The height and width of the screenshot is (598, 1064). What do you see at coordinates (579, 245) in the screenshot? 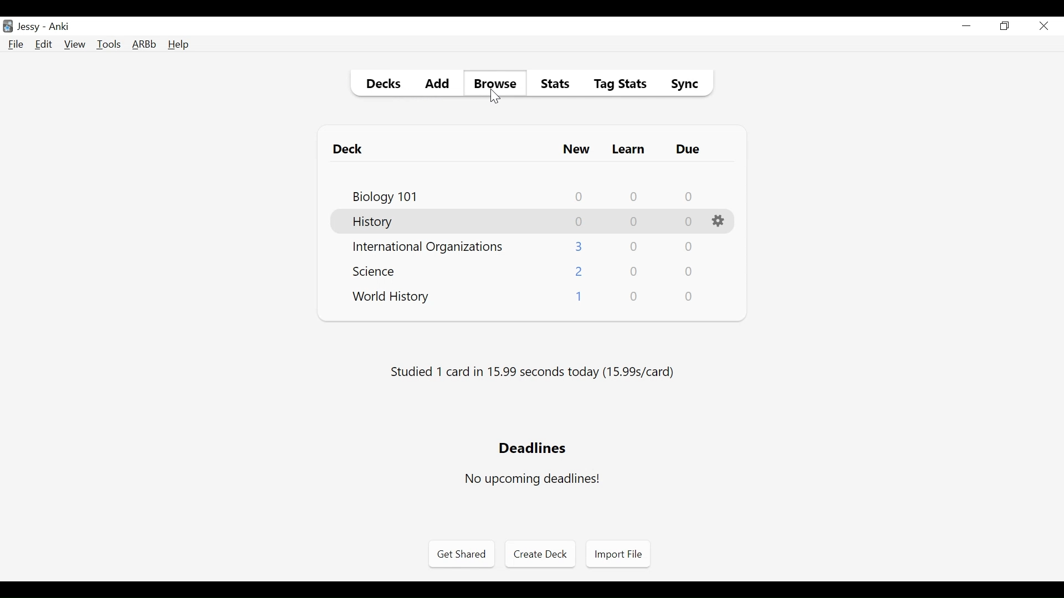
I see `New Card Count` at bounding box center [579, 245].